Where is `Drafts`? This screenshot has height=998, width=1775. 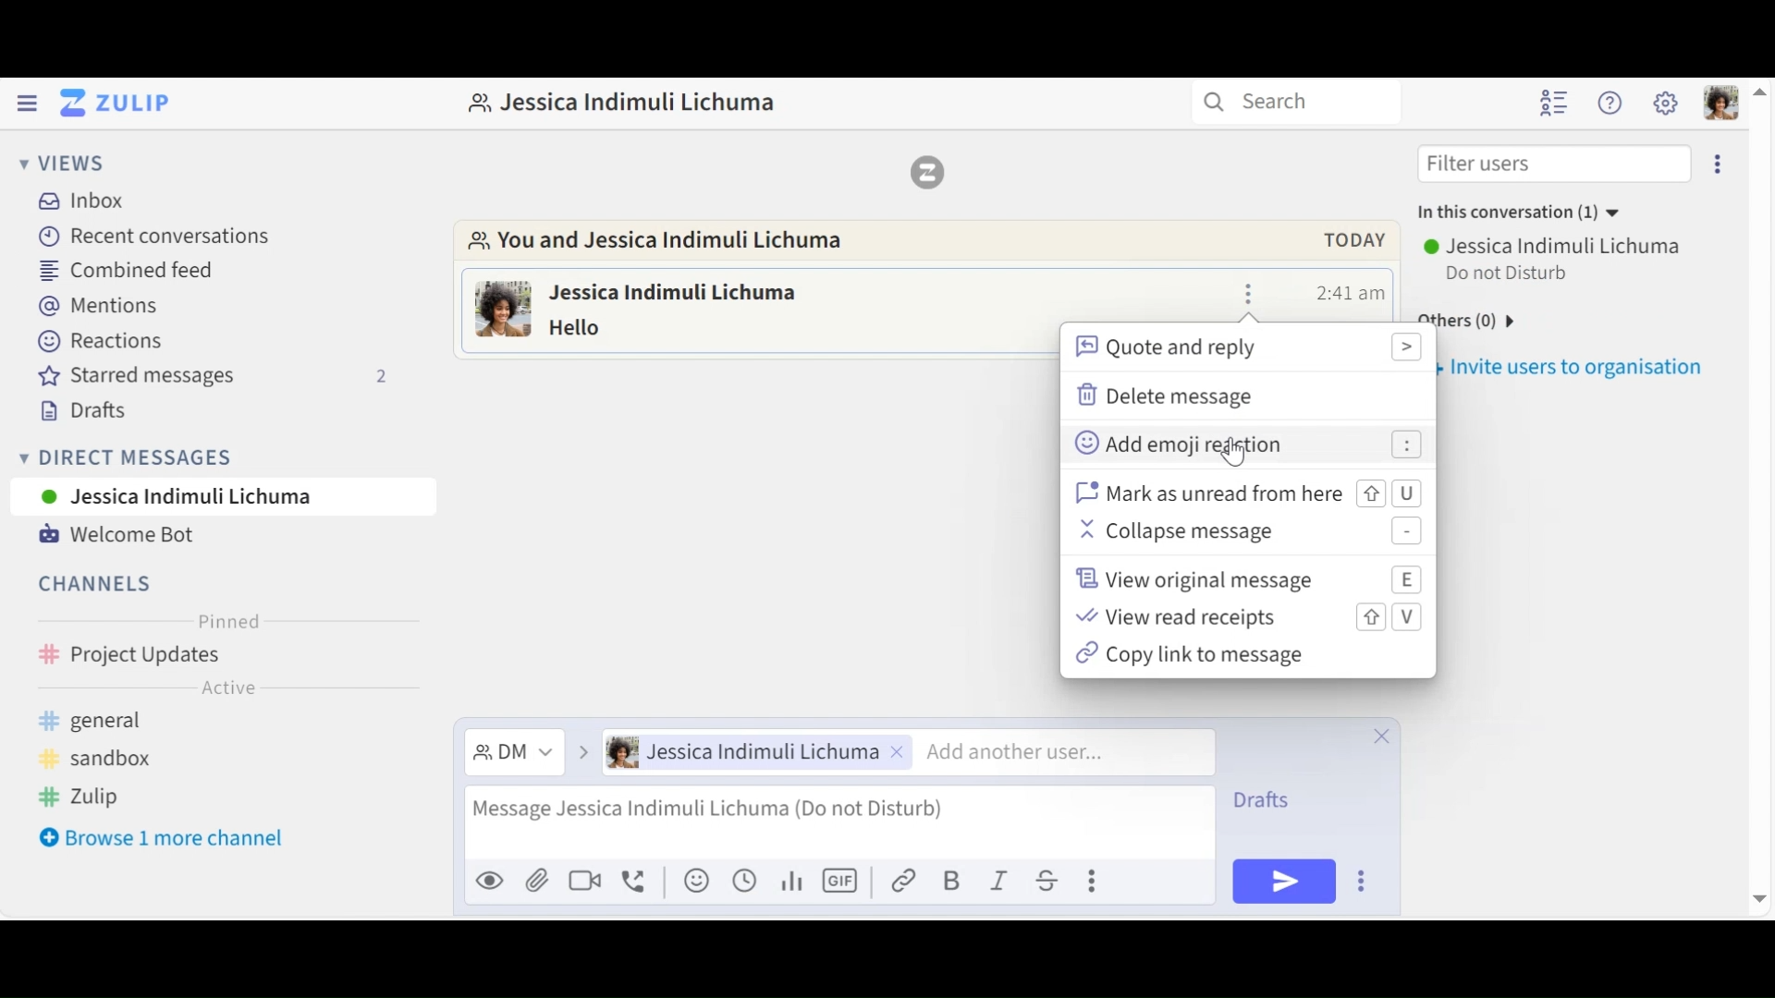
Drafts is located at coordinates (1278, 800).